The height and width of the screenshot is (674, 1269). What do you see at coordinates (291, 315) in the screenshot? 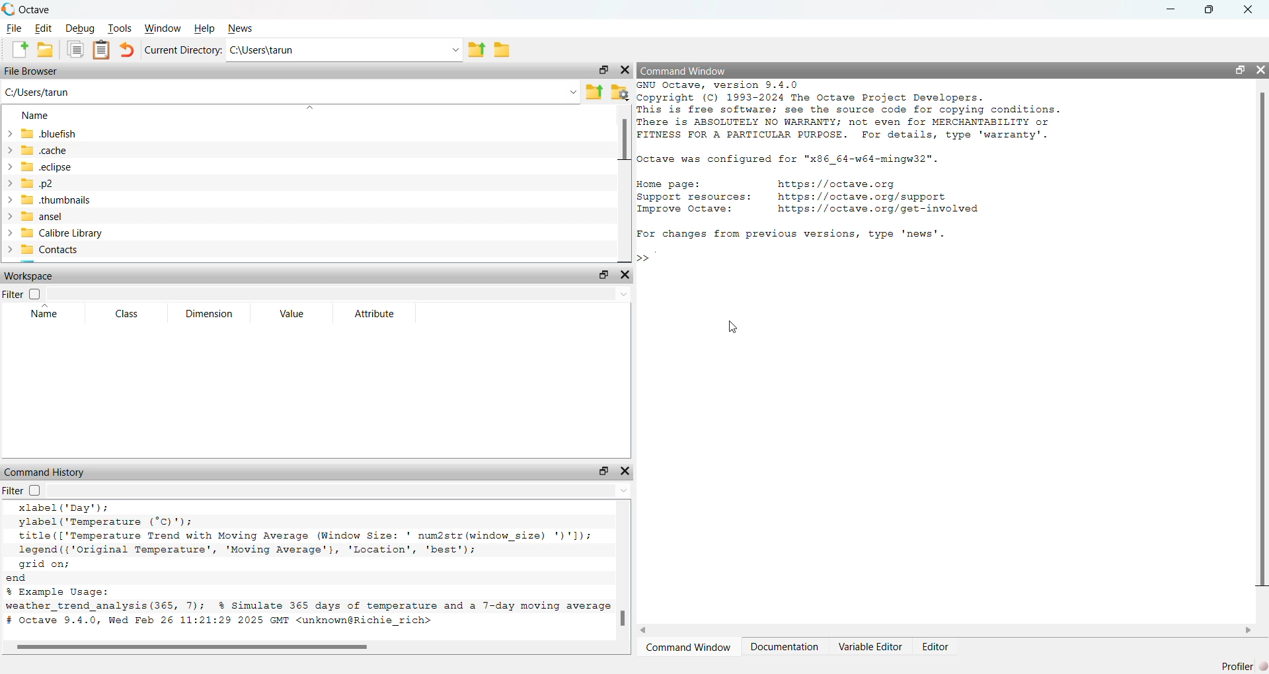
I see `Value` at bounding box center [291, 315].